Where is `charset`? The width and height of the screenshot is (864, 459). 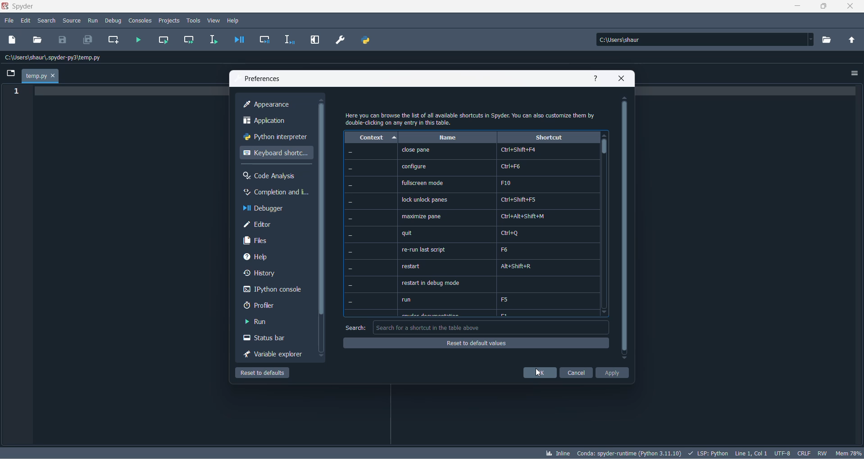
charset is located at coordinates (782, 452).